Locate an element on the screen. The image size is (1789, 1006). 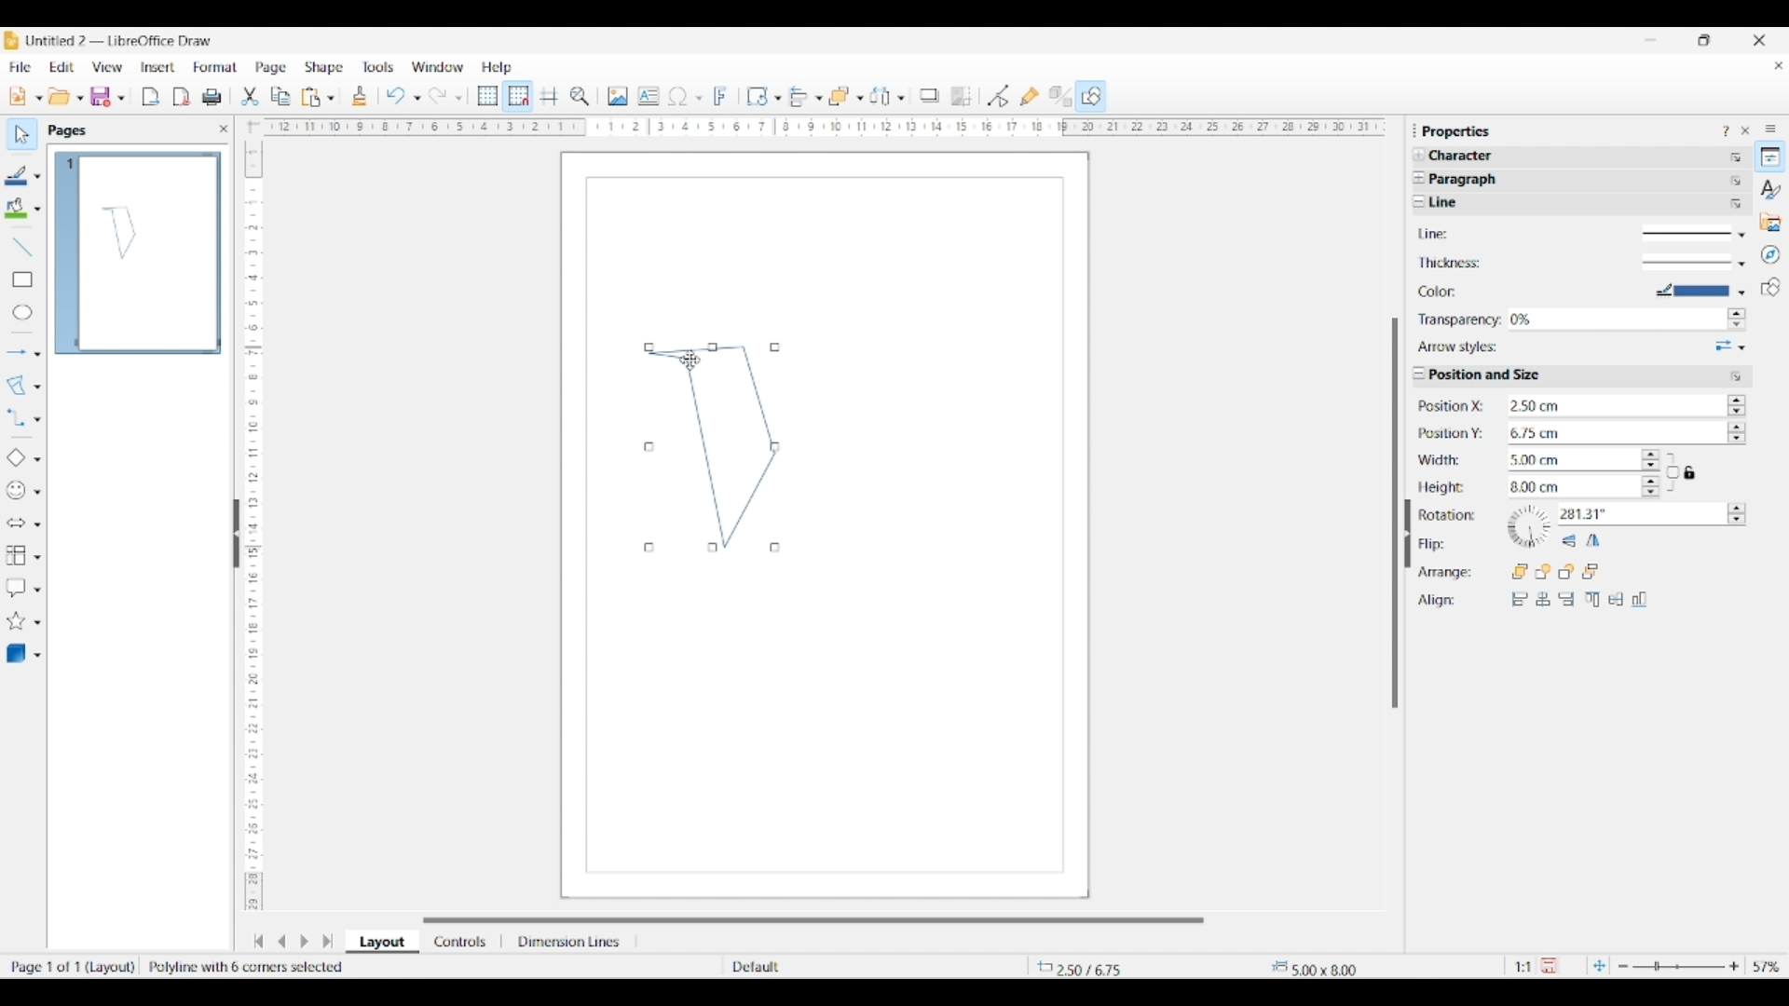
Type width is located at coordinates (1570, 460).